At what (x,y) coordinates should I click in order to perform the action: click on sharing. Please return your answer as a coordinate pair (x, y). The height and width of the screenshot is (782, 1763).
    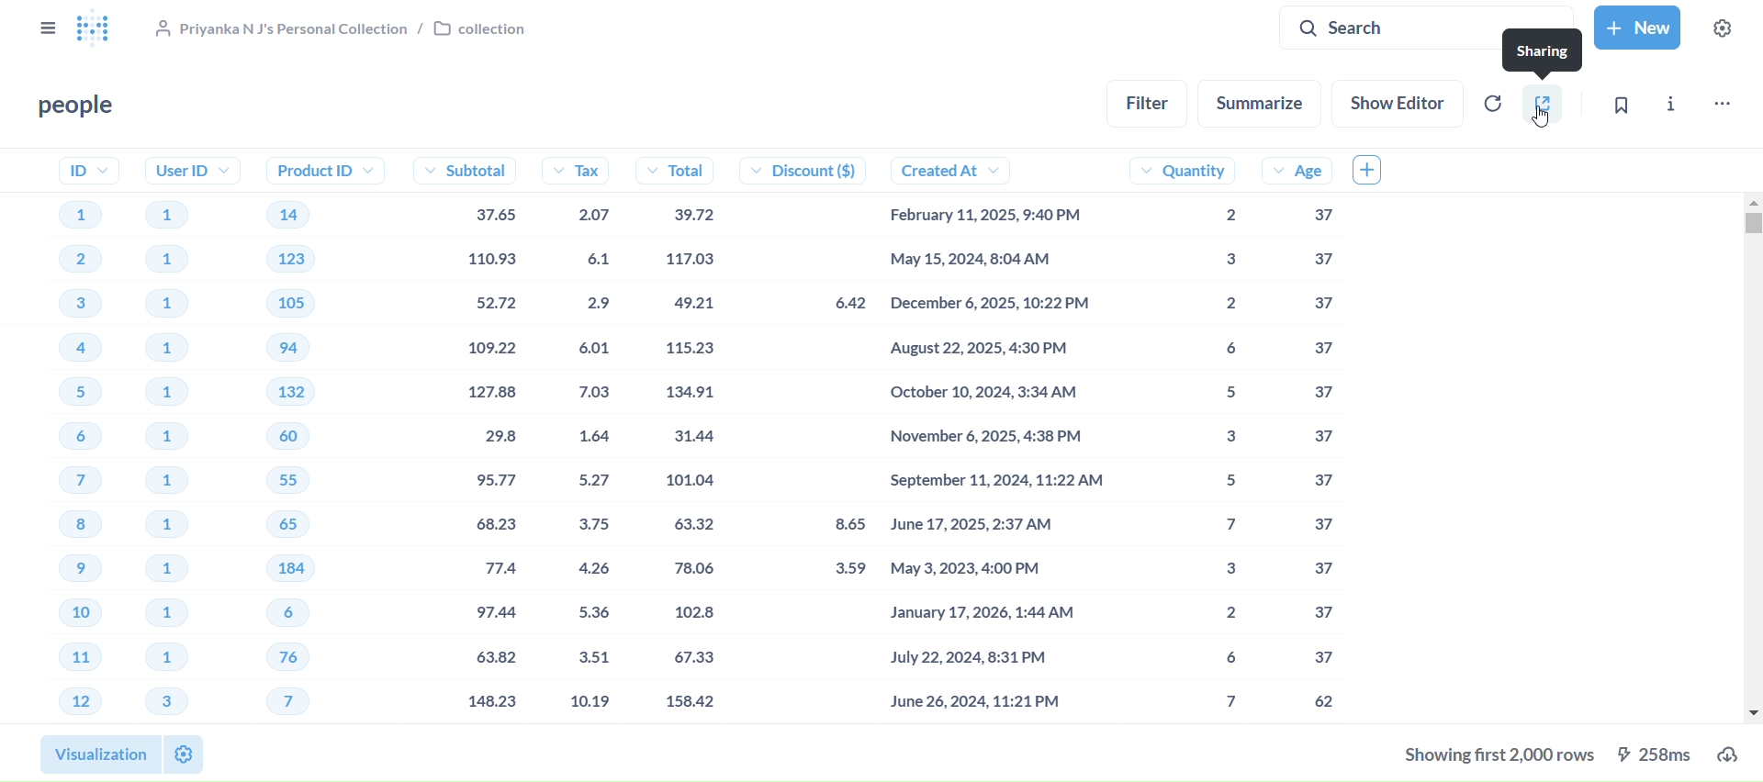
    Looking at the image, I should click on (1540, 105).